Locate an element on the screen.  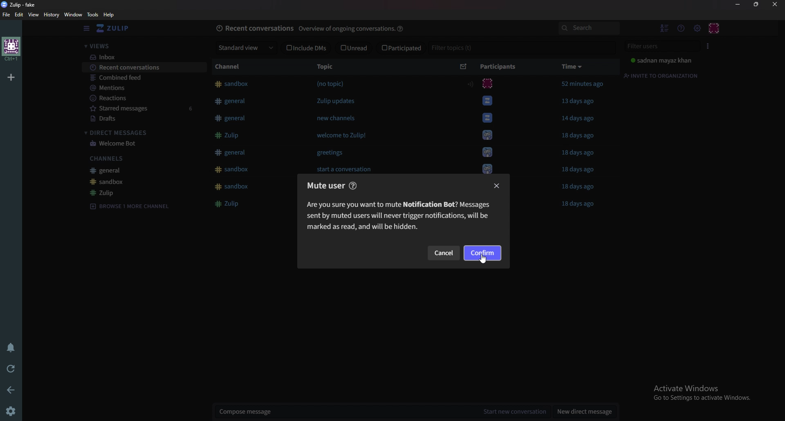
Drafts is located at coordinates (137, 119).